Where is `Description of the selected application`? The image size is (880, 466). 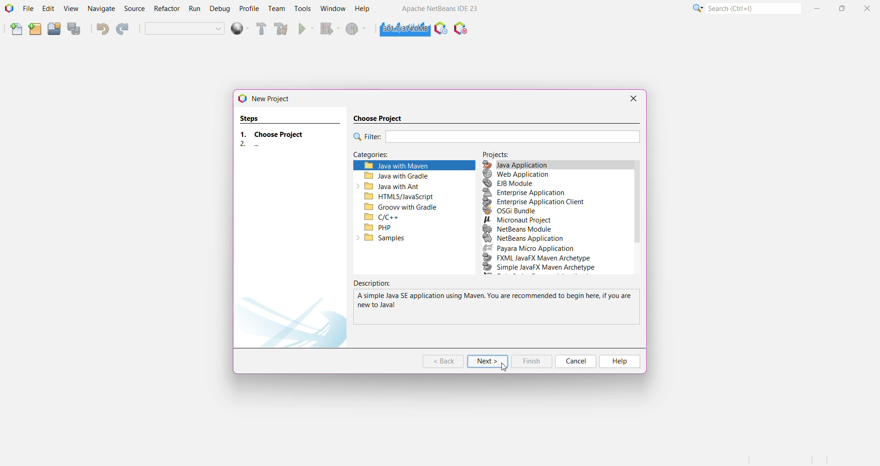
Description of the selected application is located at coordinates (495, 307).